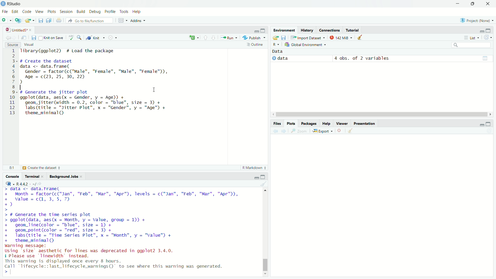 The height and width of the screenshot is (279, 496). Describe the element at coordinates (284, 38) in the screenshot. I see `save workspace as` at that location.